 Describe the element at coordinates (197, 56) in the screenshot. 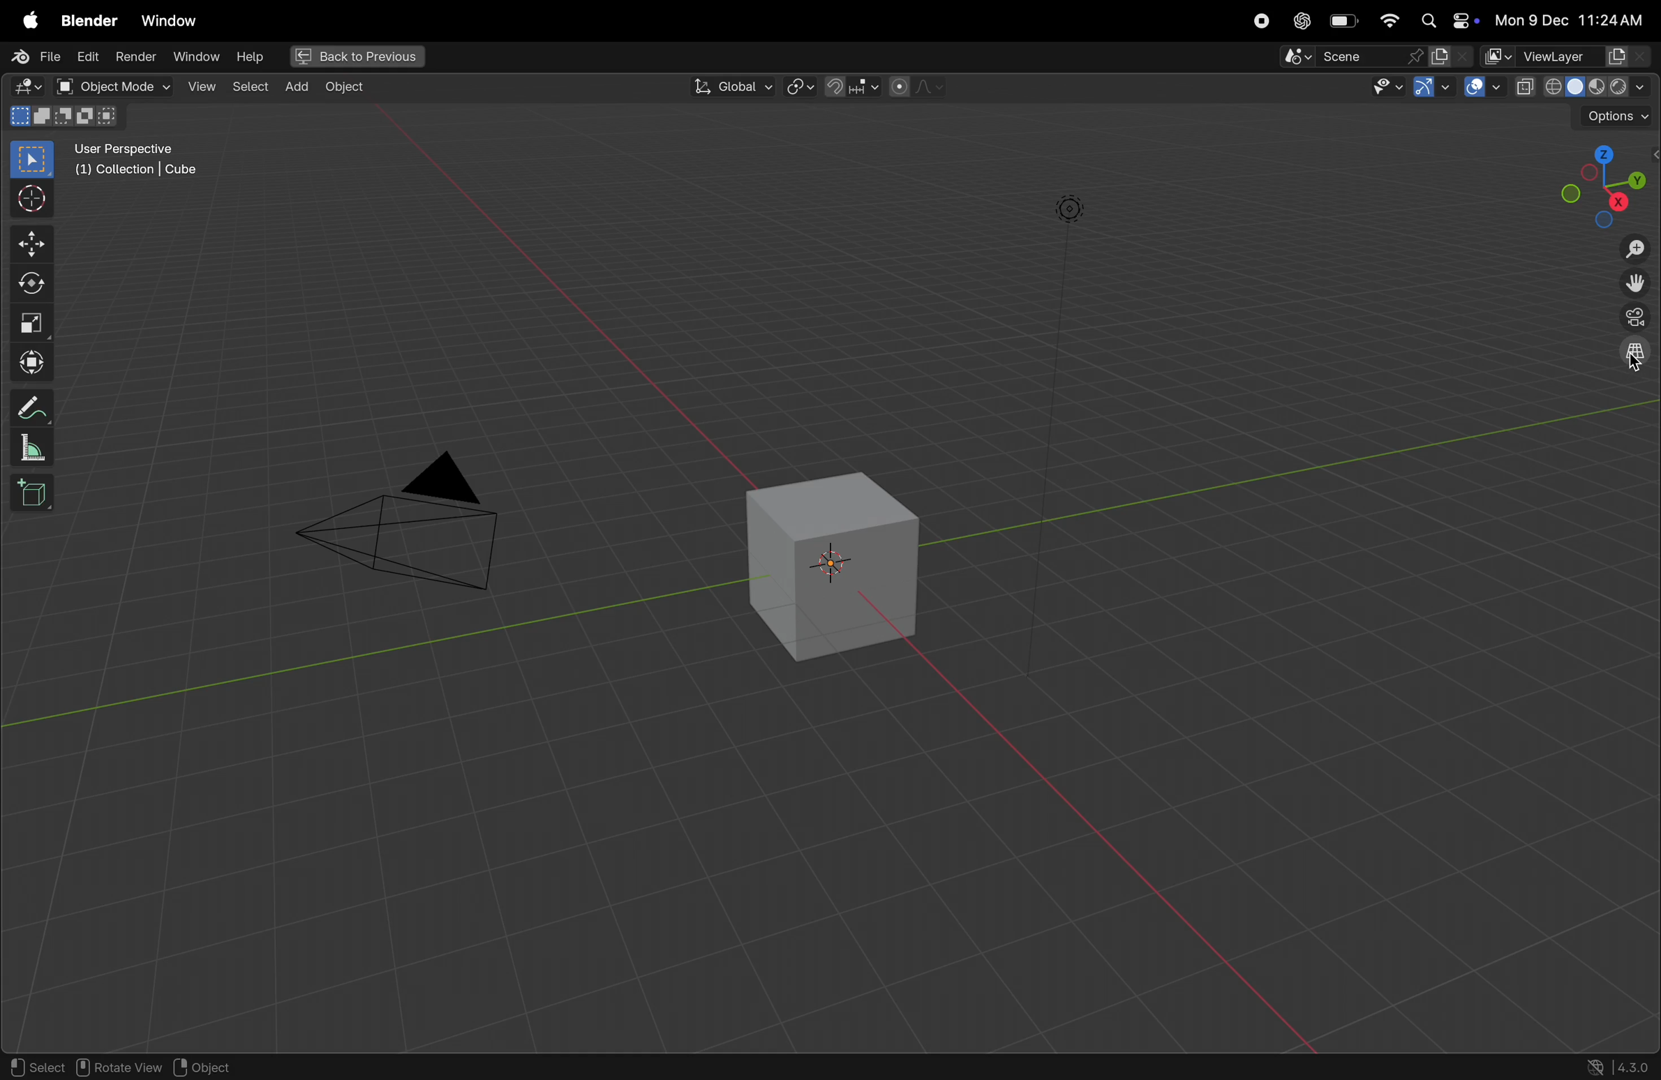

I see `window` at that location.